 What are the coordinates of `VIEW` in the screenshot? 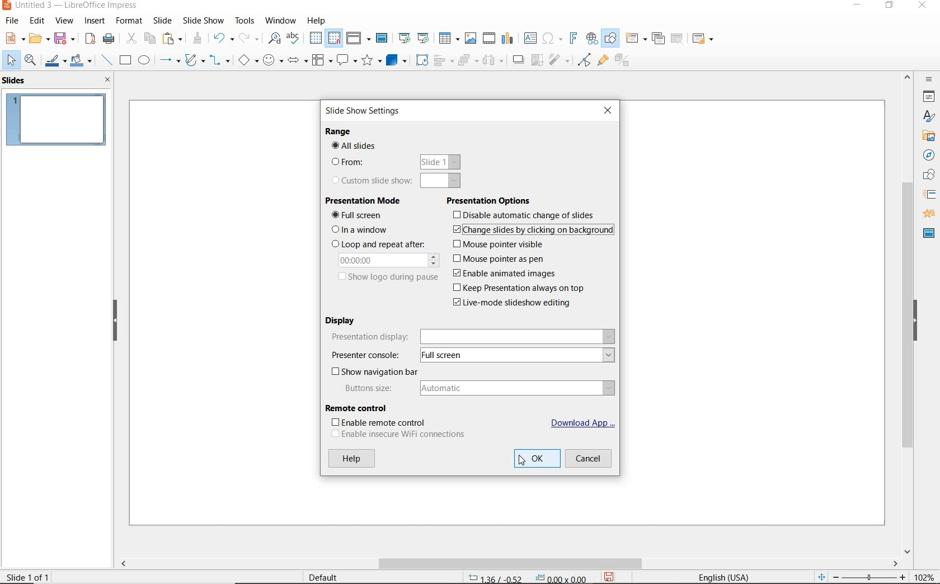 It's located at (65, 21).